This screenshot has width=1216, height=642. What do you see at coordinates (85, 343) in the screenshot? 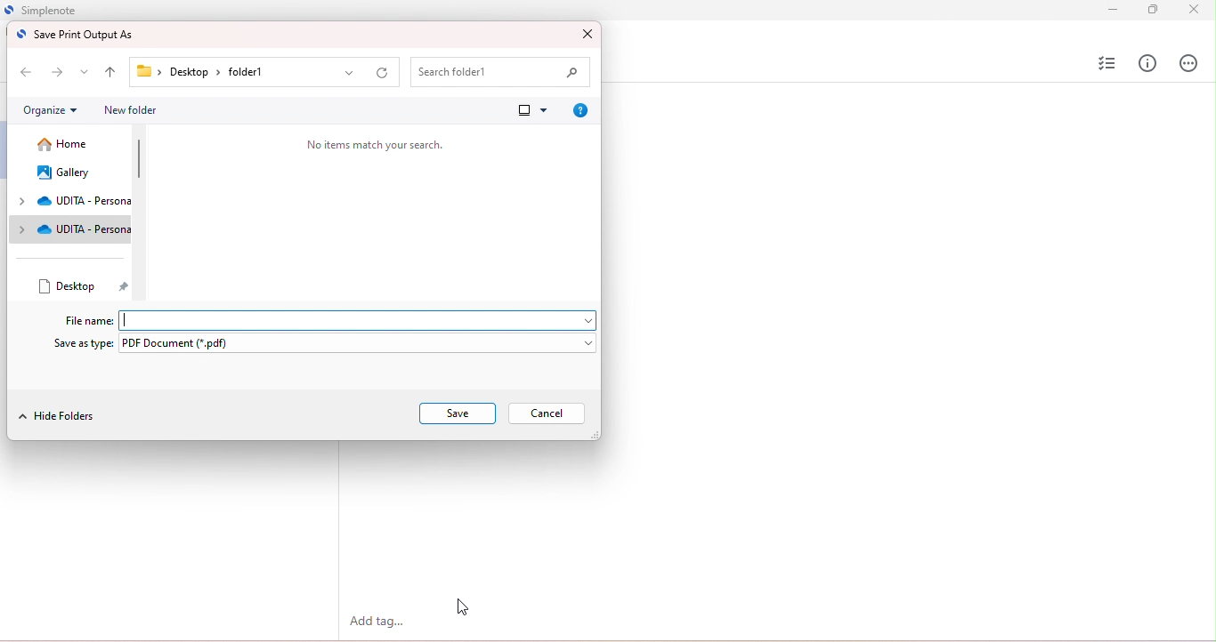
I see `save as type` at bounding box center [85, 343].